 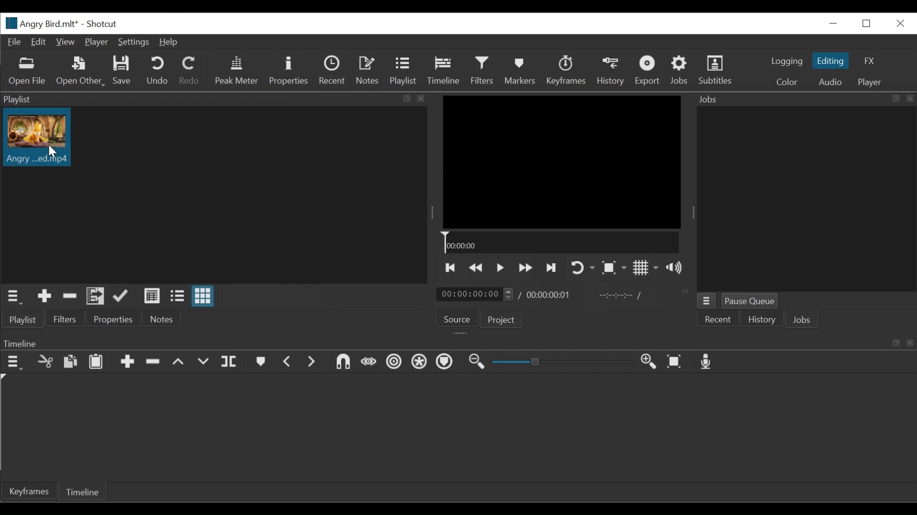 What do you see at coordinates (82, 493) in the screenshot?
I see `Timelie` at bounding box center [82, 493].